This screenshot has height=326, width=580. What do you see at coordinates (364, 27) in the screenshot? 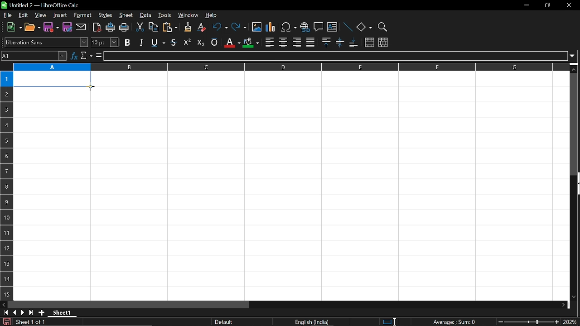
I see `basic shapes` at bounding box center [364, 27].